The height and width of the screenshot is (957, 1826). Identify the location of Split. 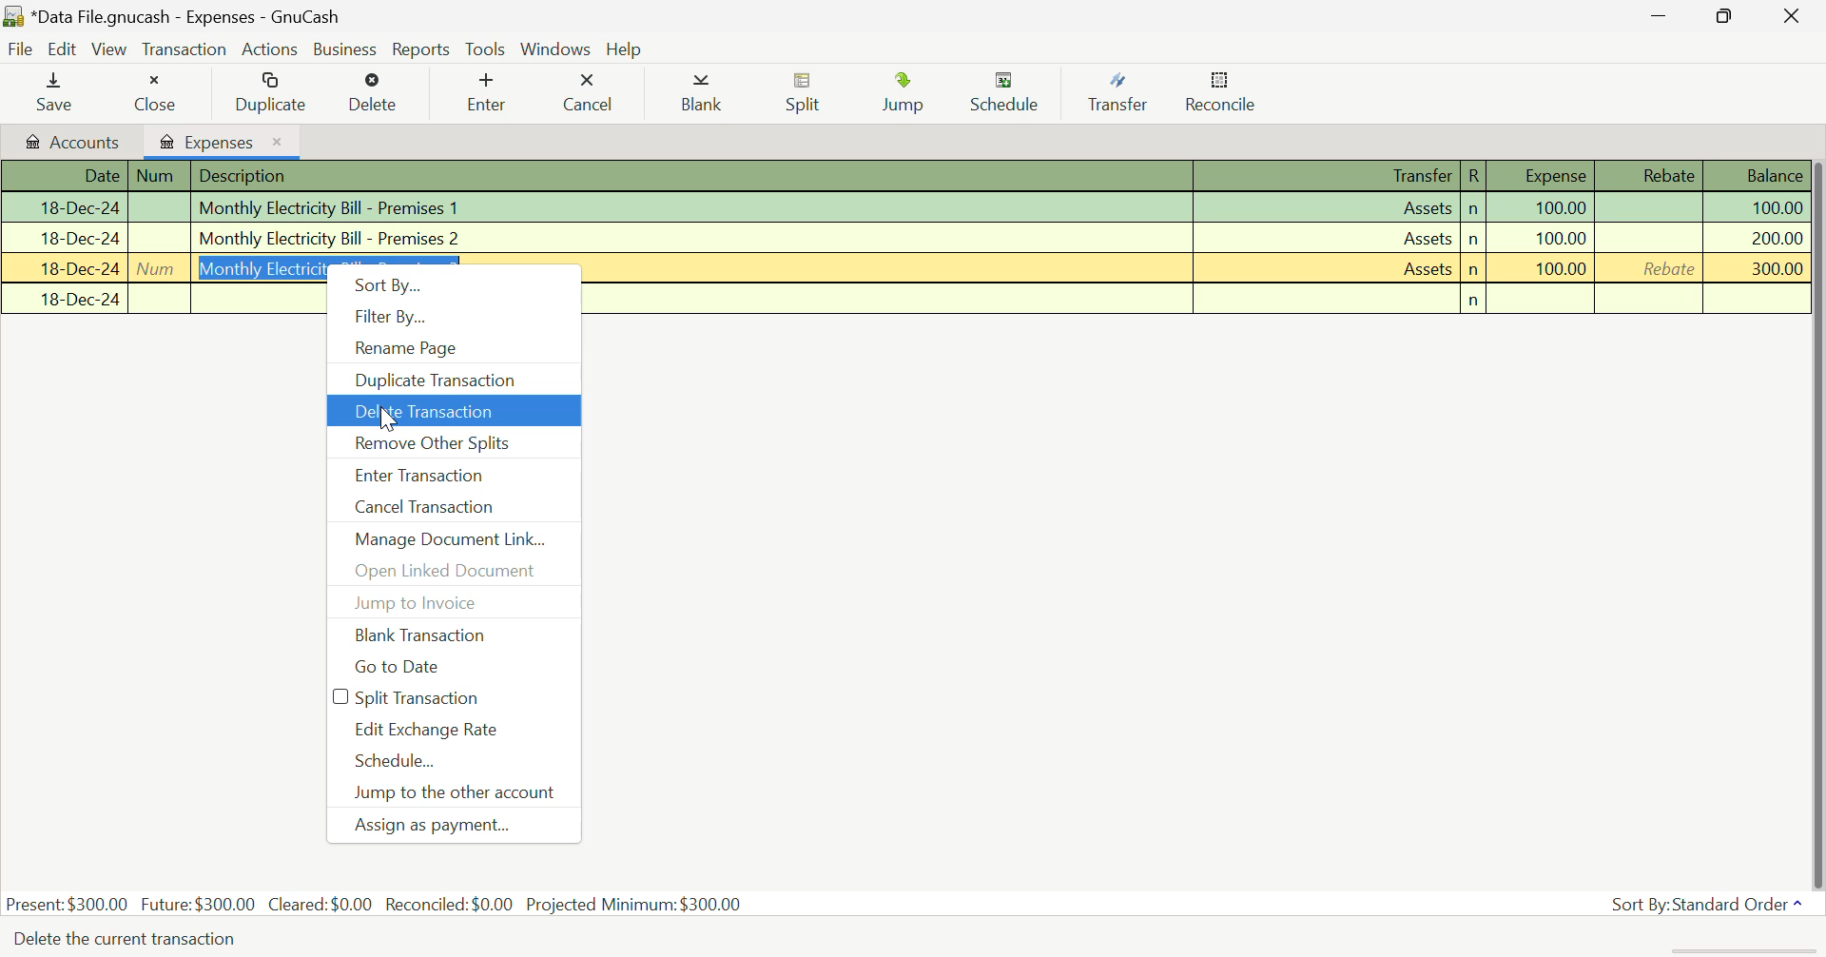
(803, 95).